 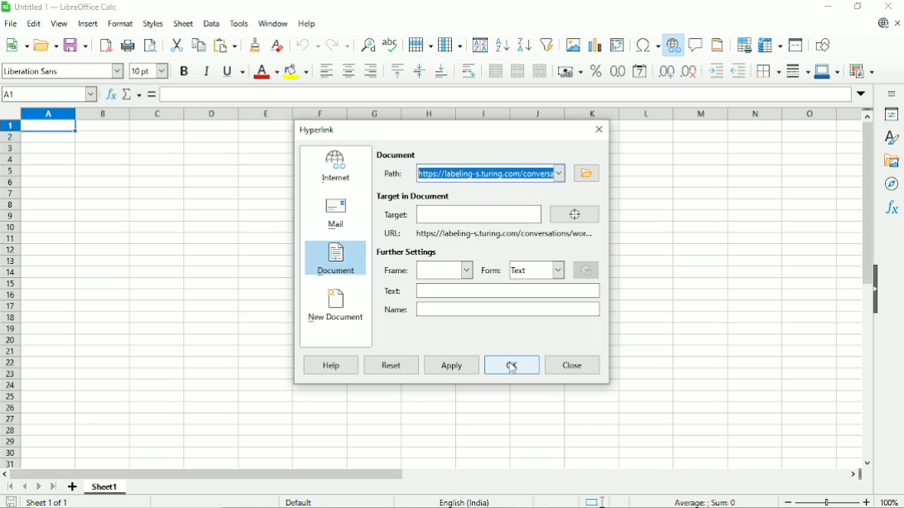 What do you see at coordinates (506, 94) in the screenshot?
I see `Input line` at bounding box center [506, 94].